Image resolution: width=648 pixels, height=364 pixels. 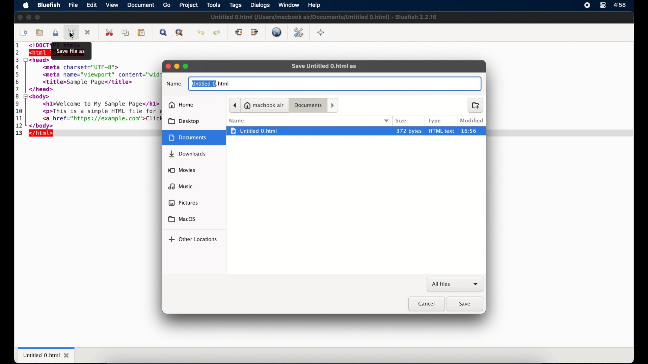 I want to click on pictures, so click(x=183, y=203).